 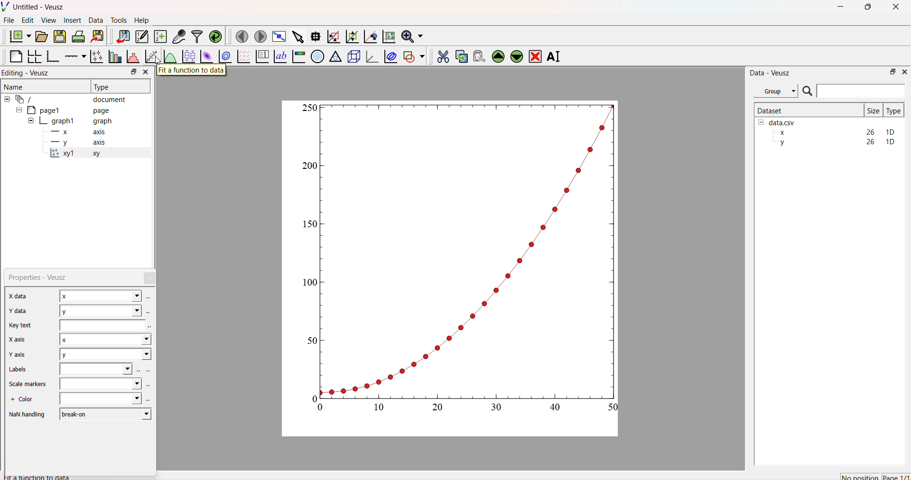 I want to click on Up, so click(x=497, y=55).